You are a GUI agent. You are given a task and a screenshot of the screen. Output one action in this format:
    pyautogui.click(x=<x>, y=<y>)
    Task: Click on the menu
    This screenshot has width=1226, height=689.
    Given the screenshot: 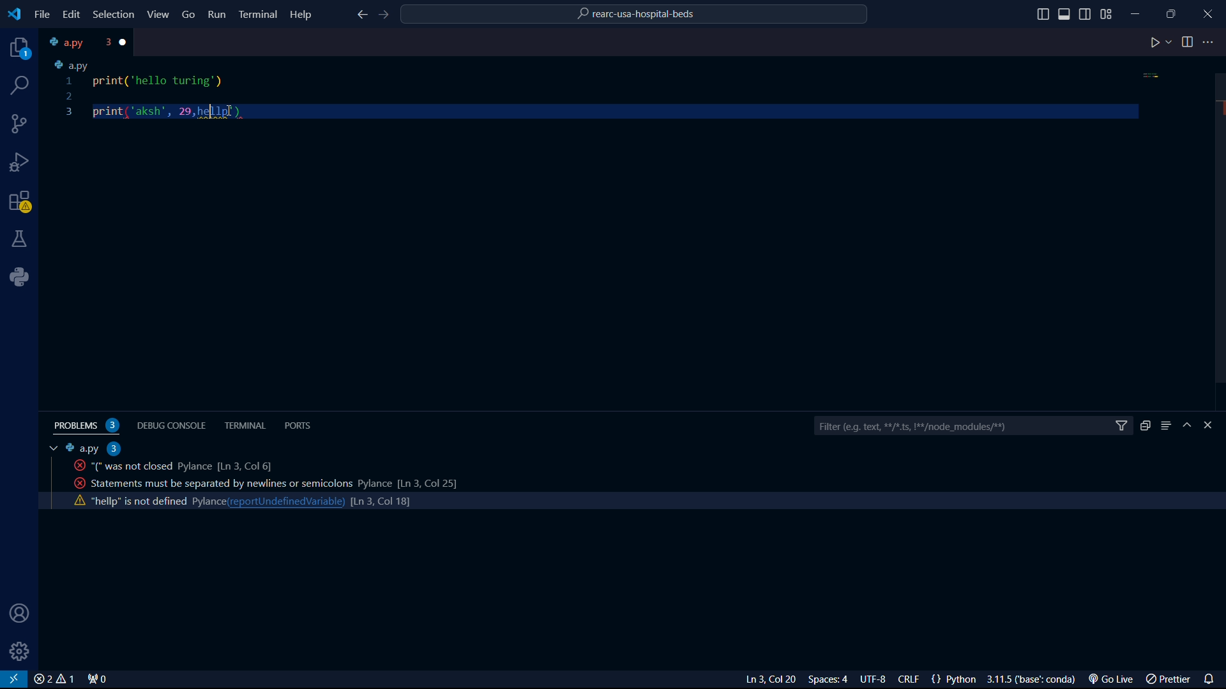 What is the action you would take?
    pyautogui.click(x=1166, y=426)
    